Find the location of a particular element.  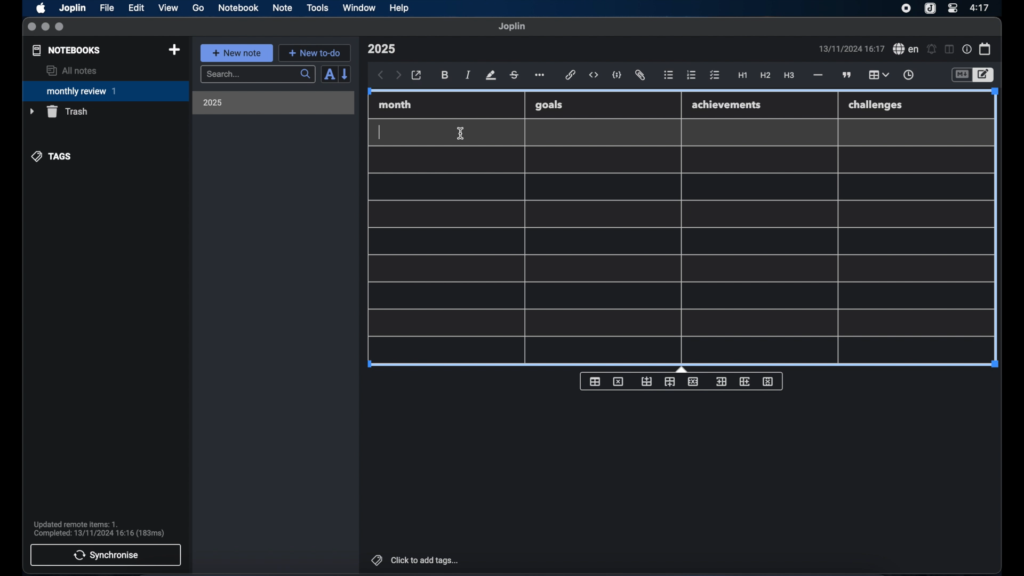

block quotes is located at coordinates (847, 75).